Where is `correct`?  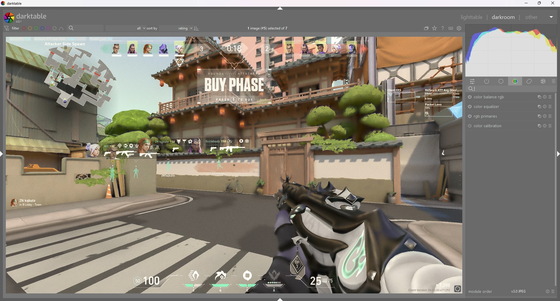 correct is located at coordinates (530, 81).